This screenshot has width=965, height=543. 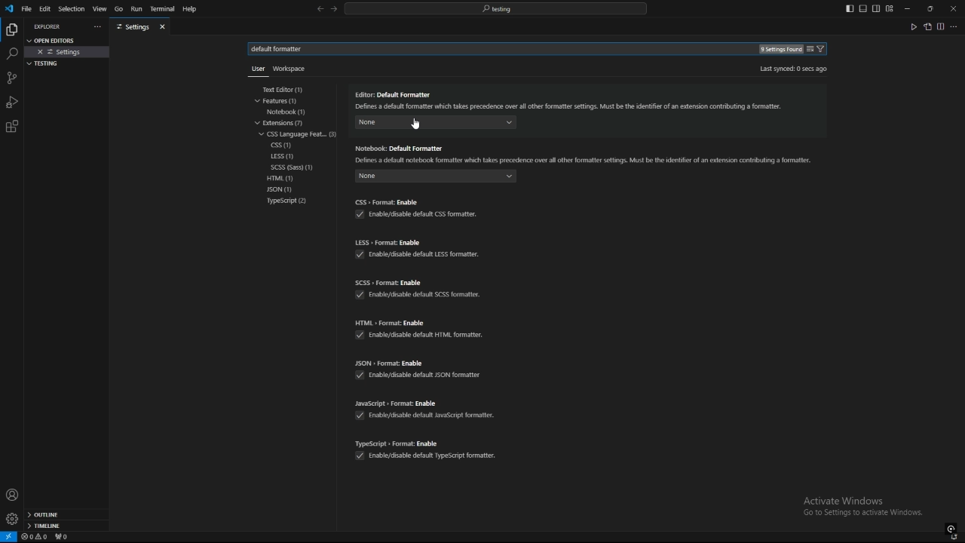 What do you see at coordinates (299, 167) in the screenshot?
I see `scss` at bounding box center [299, 167].